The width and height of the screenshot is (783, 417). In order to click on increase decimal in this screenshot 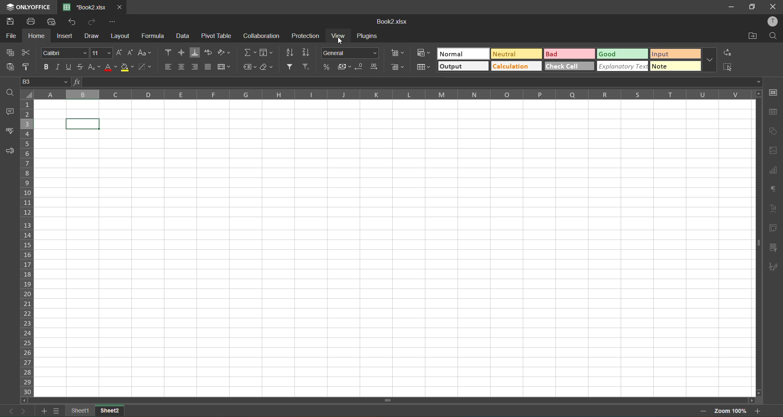, I will do `click(376, 68)`.